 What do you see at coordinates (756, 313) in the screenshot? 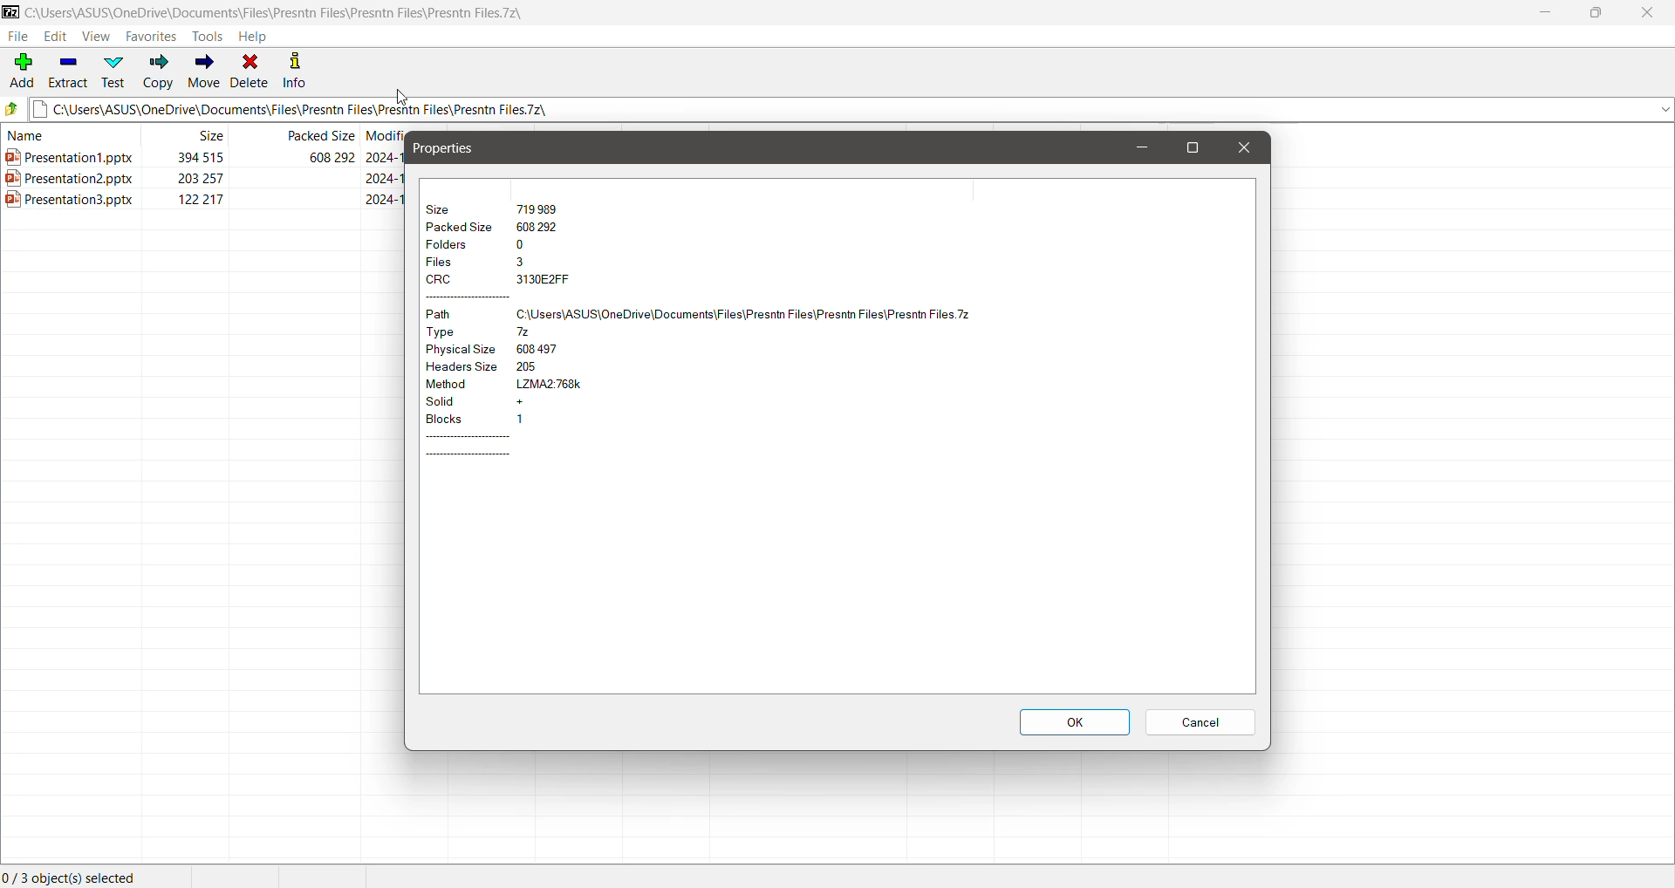
I see `C\Users\ASUS\OneDrive\Documents|Files\Presntn Files\Presntn Files\Presnin Files. 72` at bounding box center [756, 313].